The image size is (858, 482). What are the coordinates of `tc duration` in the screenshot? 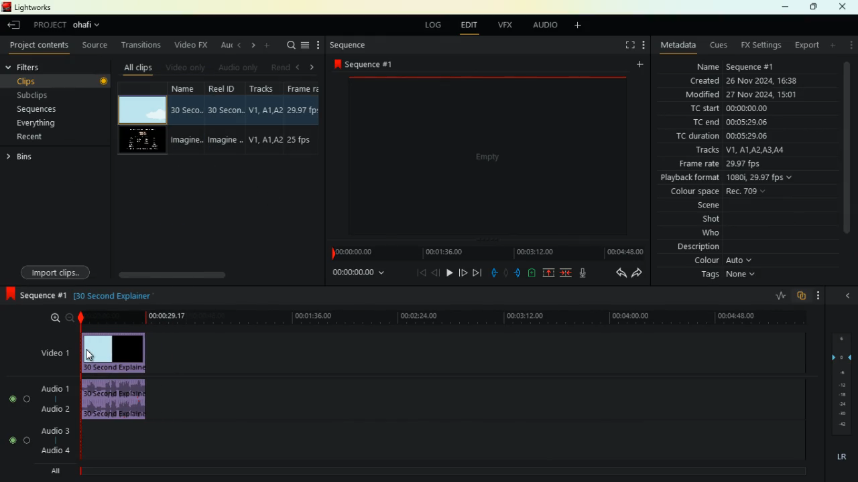 It's located at (748, 135).